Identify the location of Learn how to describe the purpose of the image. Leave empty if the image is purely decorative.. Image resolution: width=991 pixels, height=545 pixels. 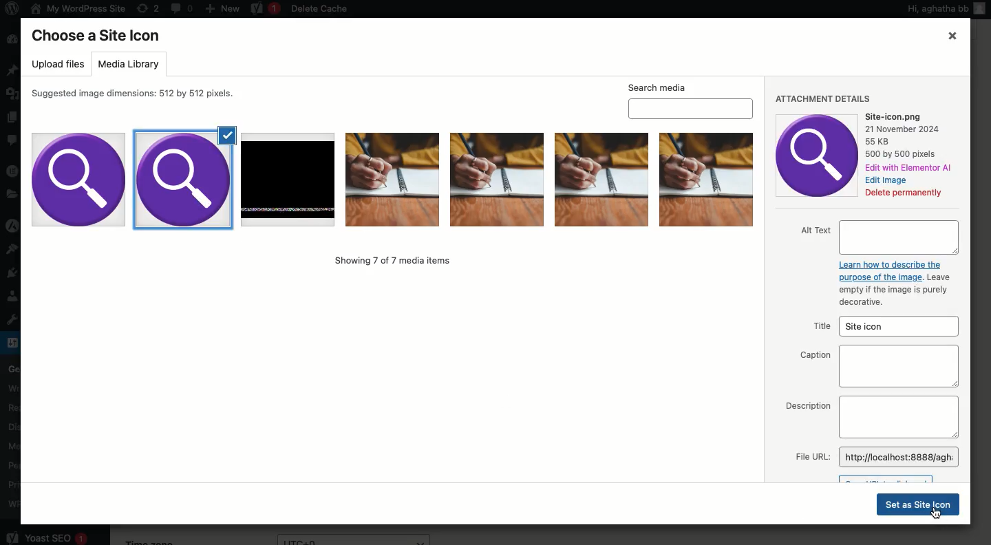
(886, 284).